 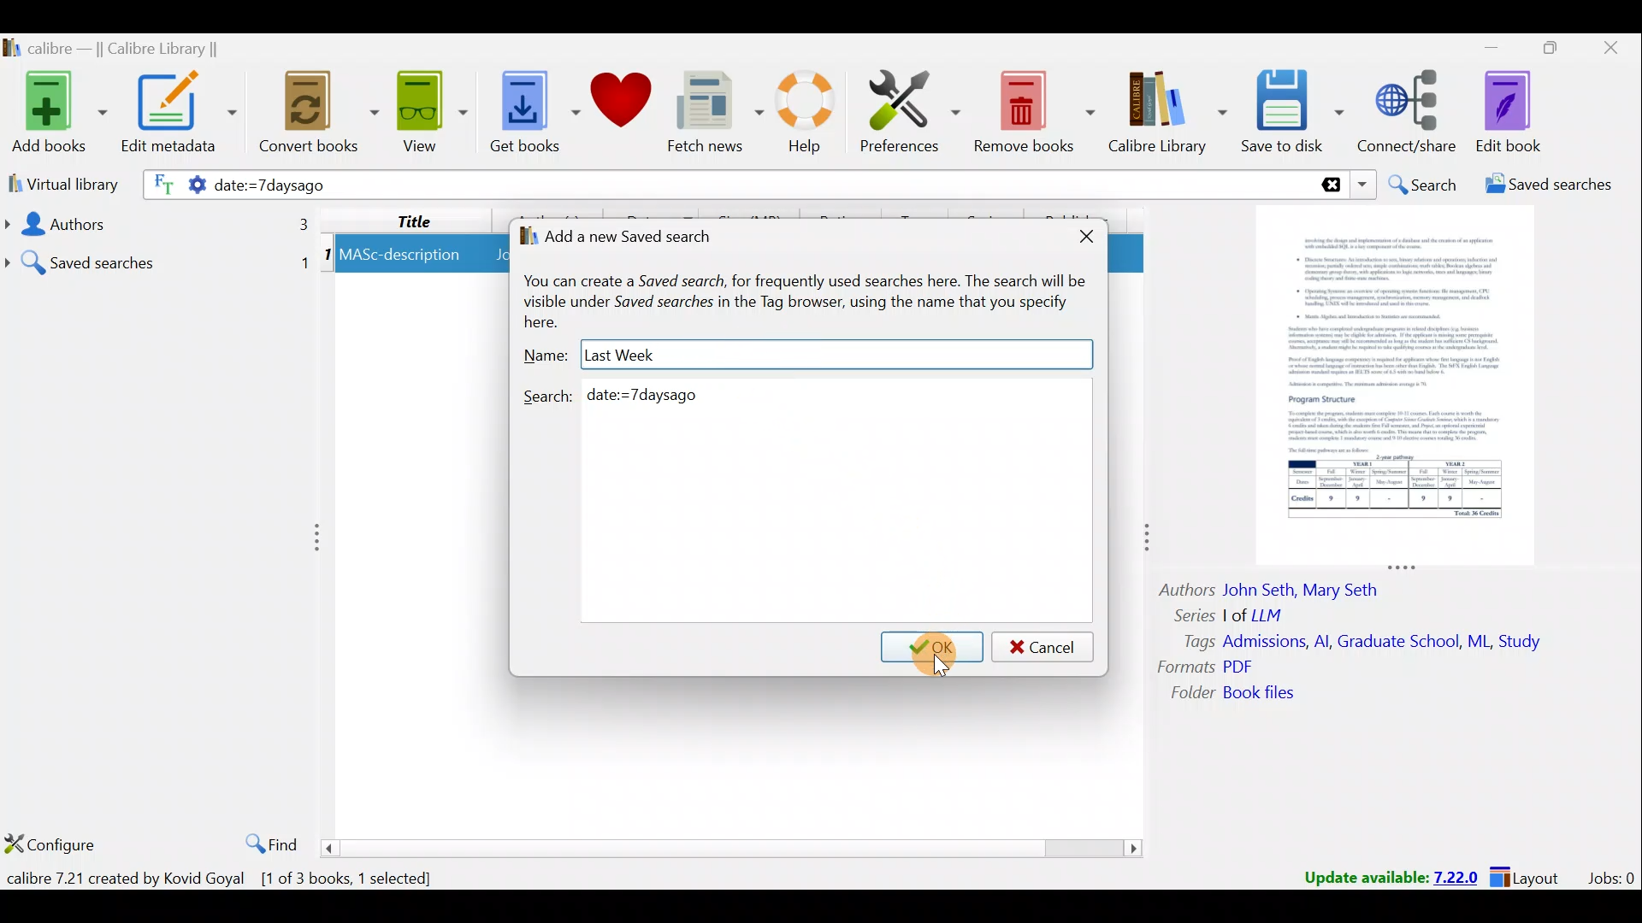 What do you see at coordinates (1421, 182) in the screenshot?
I see `Search` at bounding box center [1421, 182].